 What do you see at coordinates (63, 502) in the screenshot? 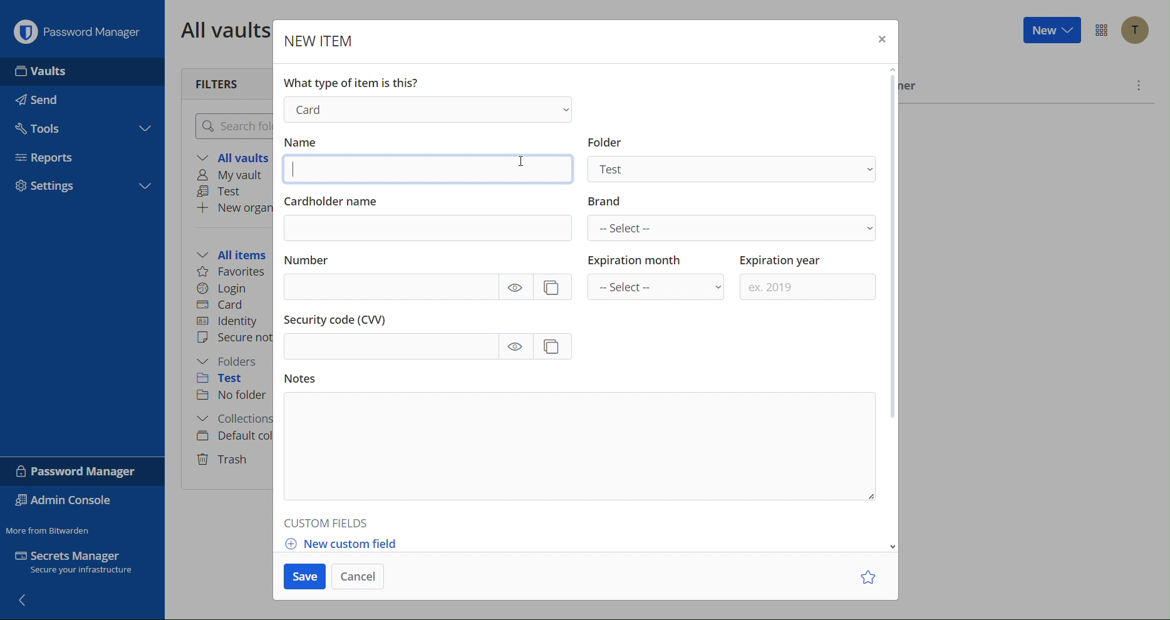
I see `Admin Console` at bounding box center [63, 502].